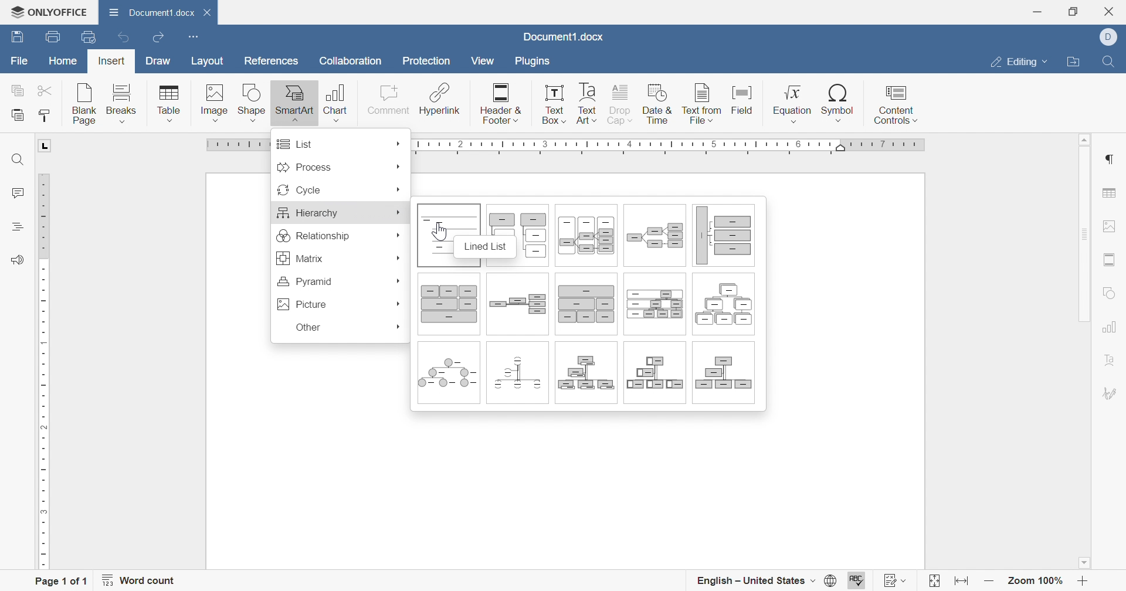  What do you see at coordinates (90, 38) in the screenshot?
I see `Quick print` at bounding box center [90, 38].